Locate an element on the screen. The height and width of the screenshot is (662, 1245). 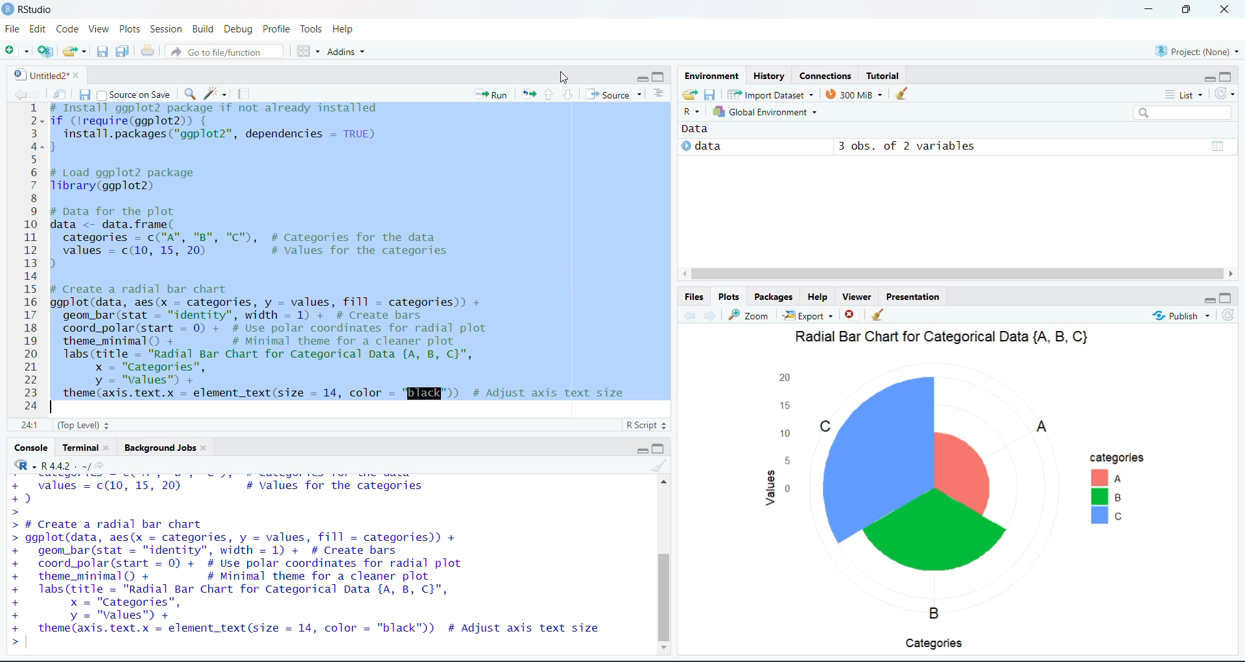
Source on Save is located at coordinates (135, 95).